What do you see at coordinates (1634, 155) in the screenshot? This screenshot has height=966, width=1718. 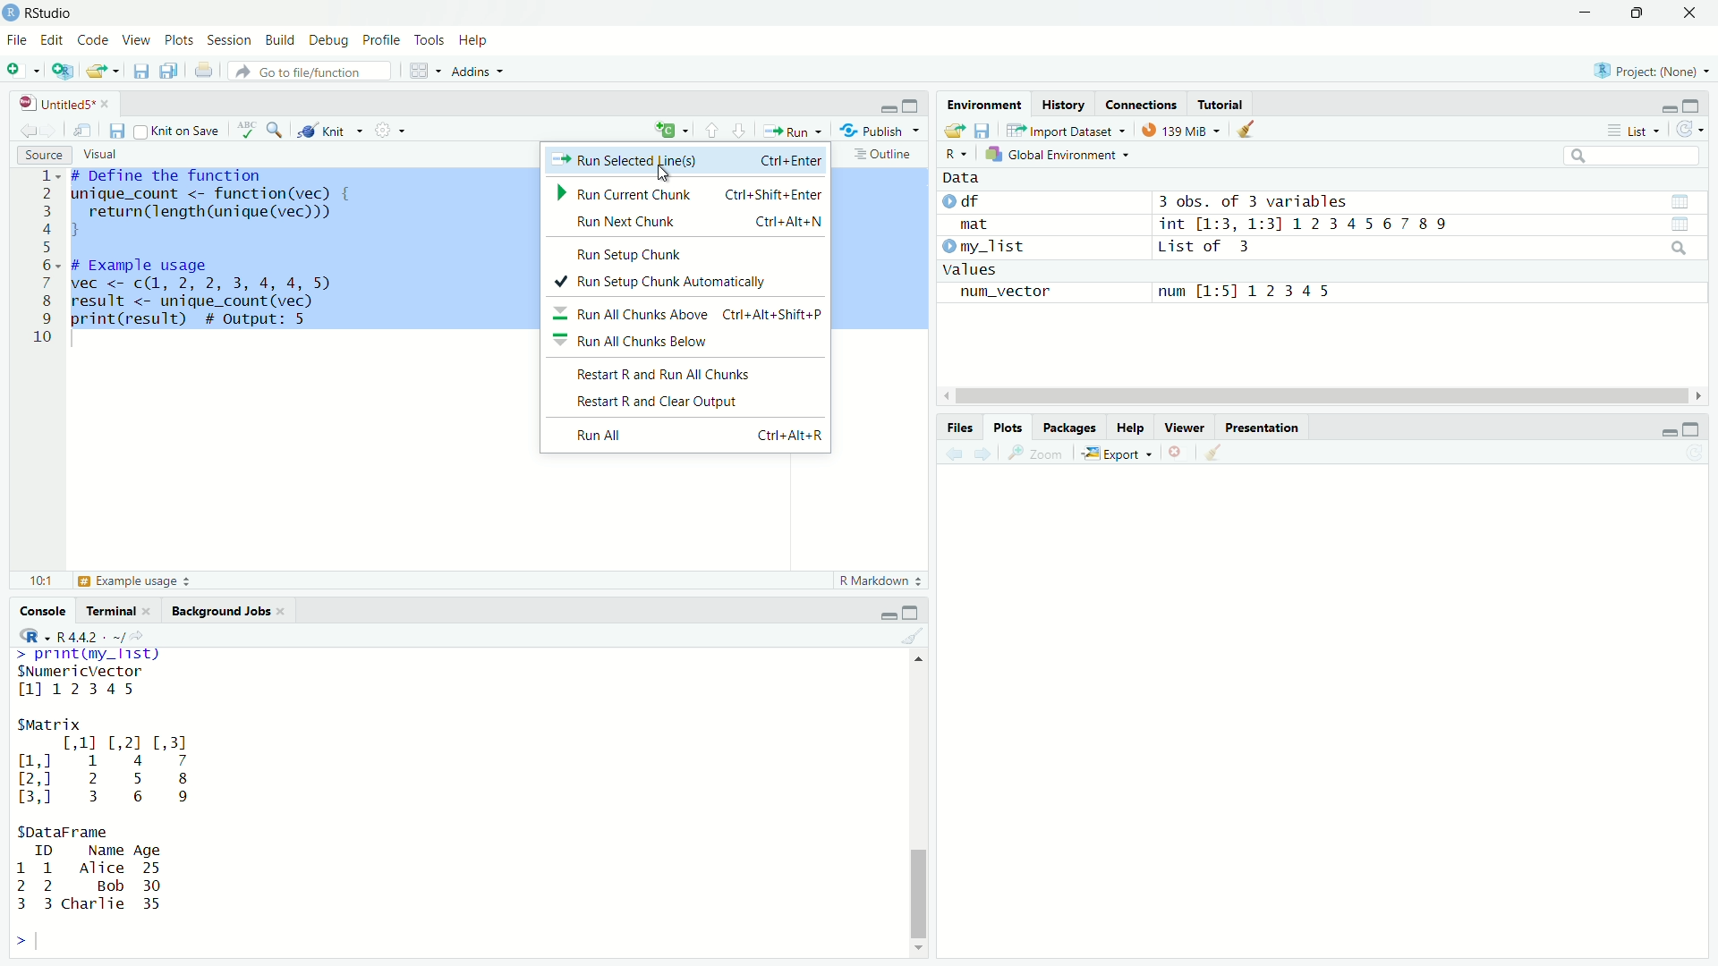 I see `search bar` at bounding box center [1634, 155].